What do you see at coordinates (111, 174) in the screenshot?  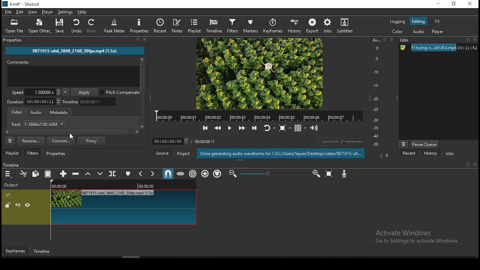 I see `split at playhead` at bounding box center [111, 174].